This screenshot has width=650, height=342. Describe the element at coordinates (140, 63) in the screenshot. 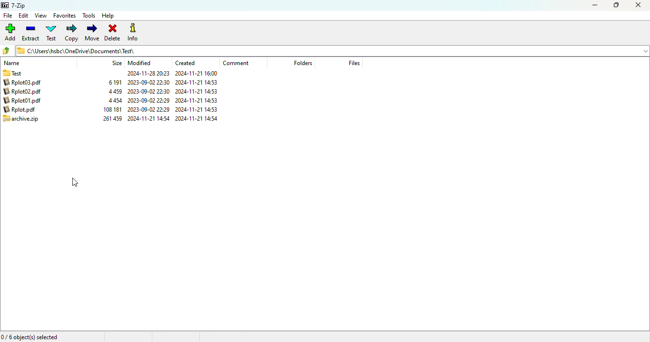

I see `modified` at that location.